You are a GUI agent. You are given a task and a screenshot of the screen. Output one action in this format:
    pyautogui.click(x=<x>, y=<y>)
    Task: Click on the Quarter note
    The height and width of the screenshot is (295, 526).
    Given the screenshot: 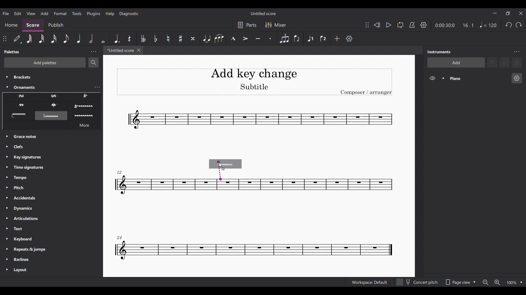 What is the action you would take?
    pyautogui.click(x=79, y=38)
    